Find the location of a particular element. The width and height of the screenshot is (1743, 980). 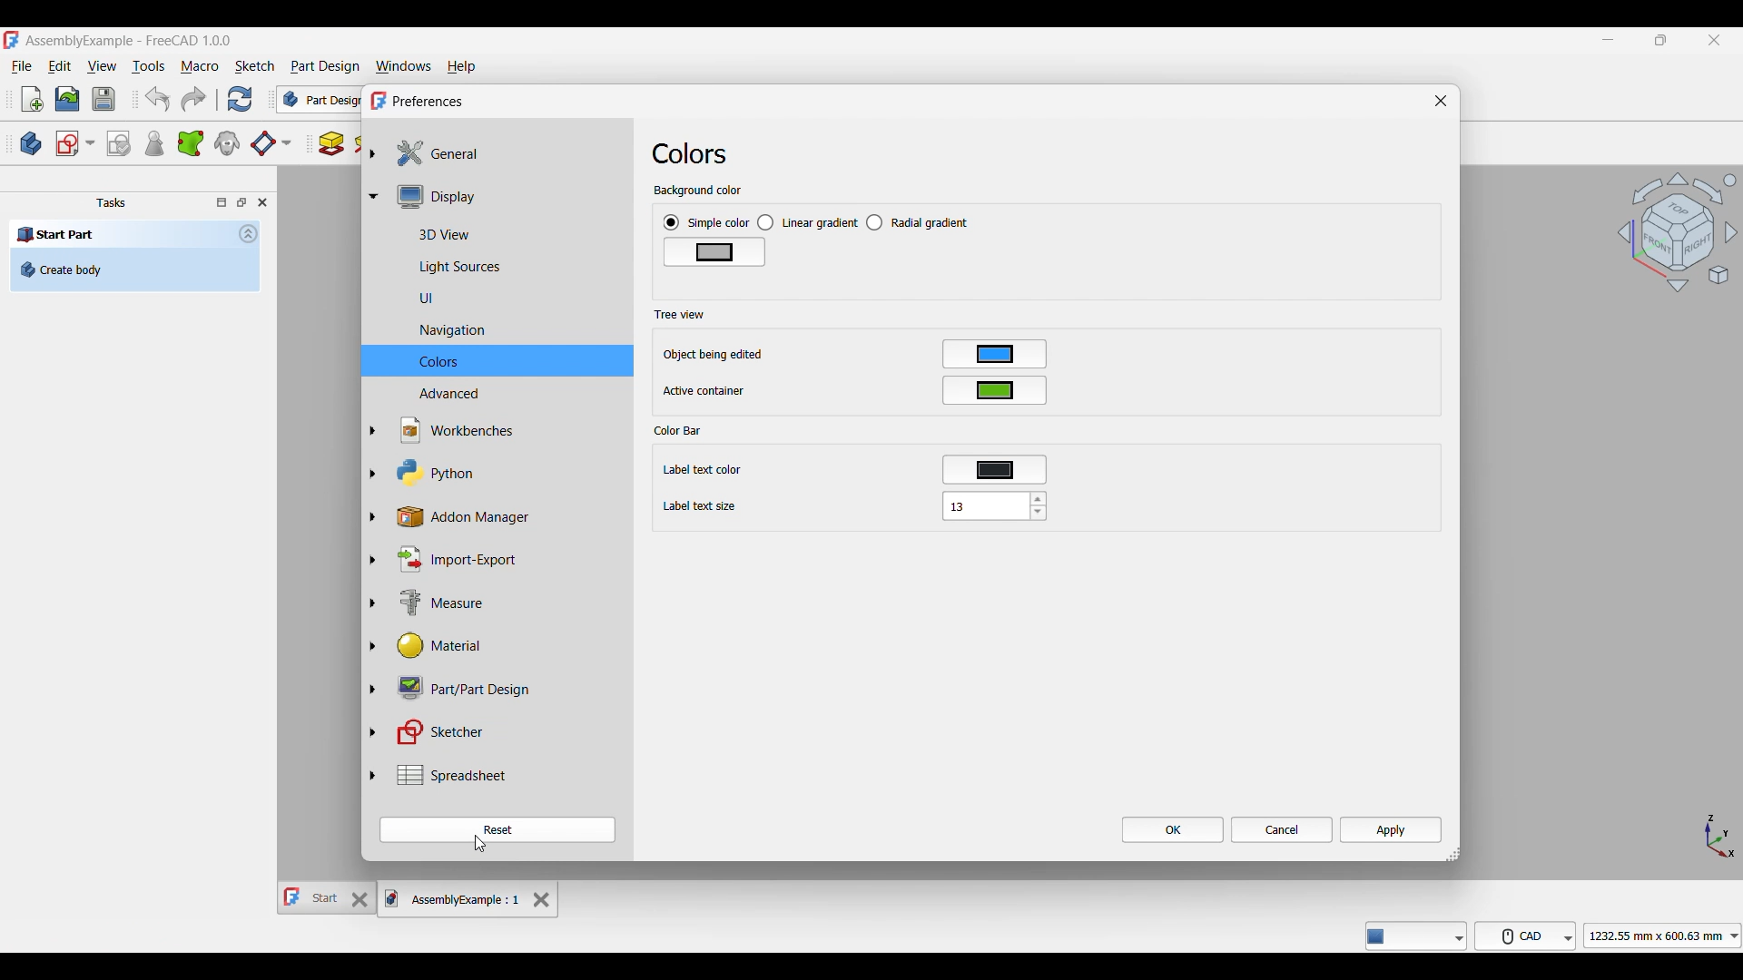

Object being edited is located at coordinates (715, 355).